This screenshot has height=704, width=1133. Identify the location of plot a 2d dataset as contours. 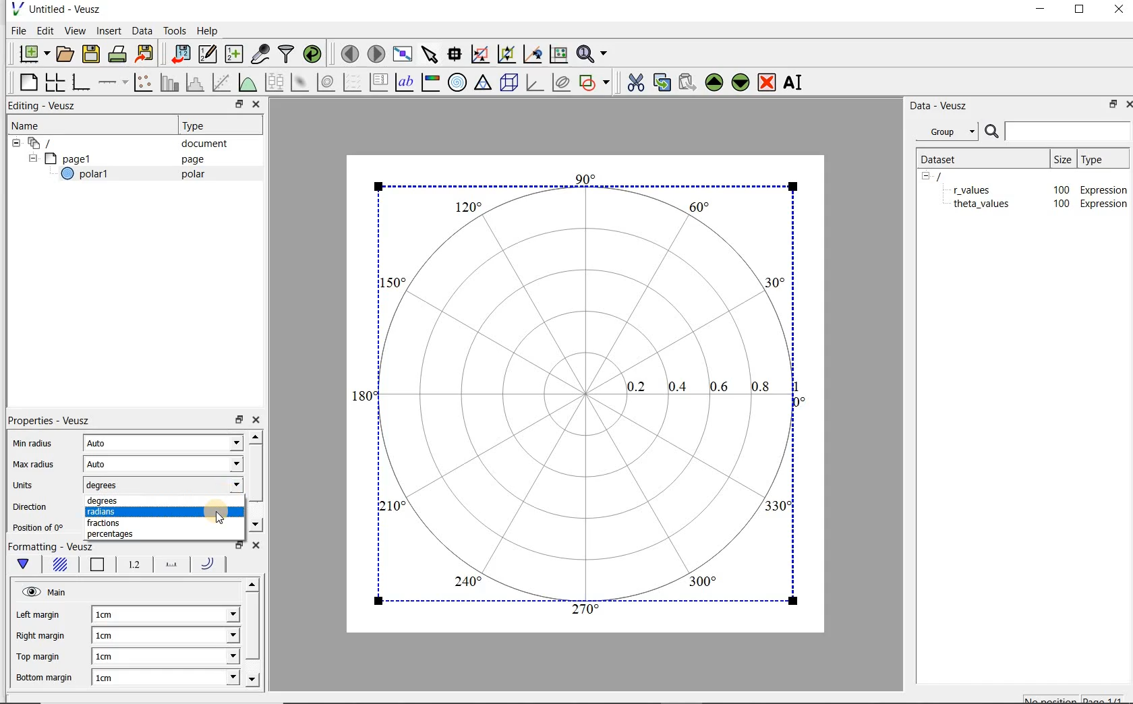
(327, 82).